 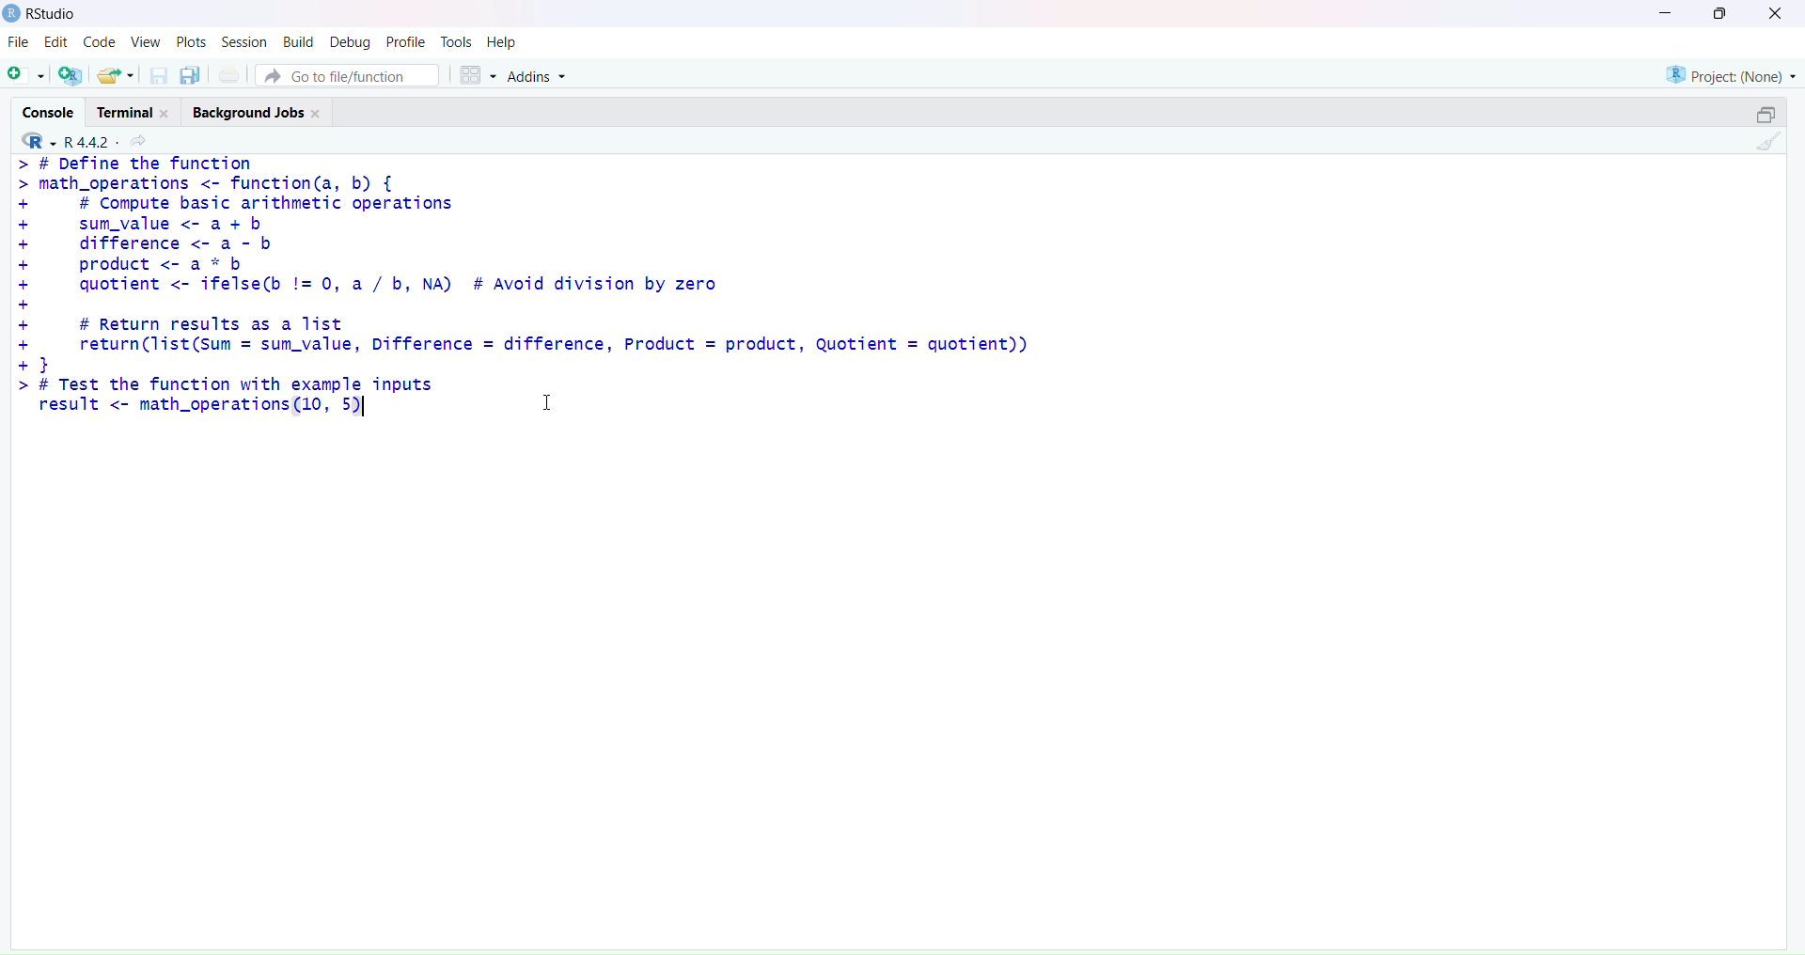 I want to click on Code, so click(x=97, y=44).